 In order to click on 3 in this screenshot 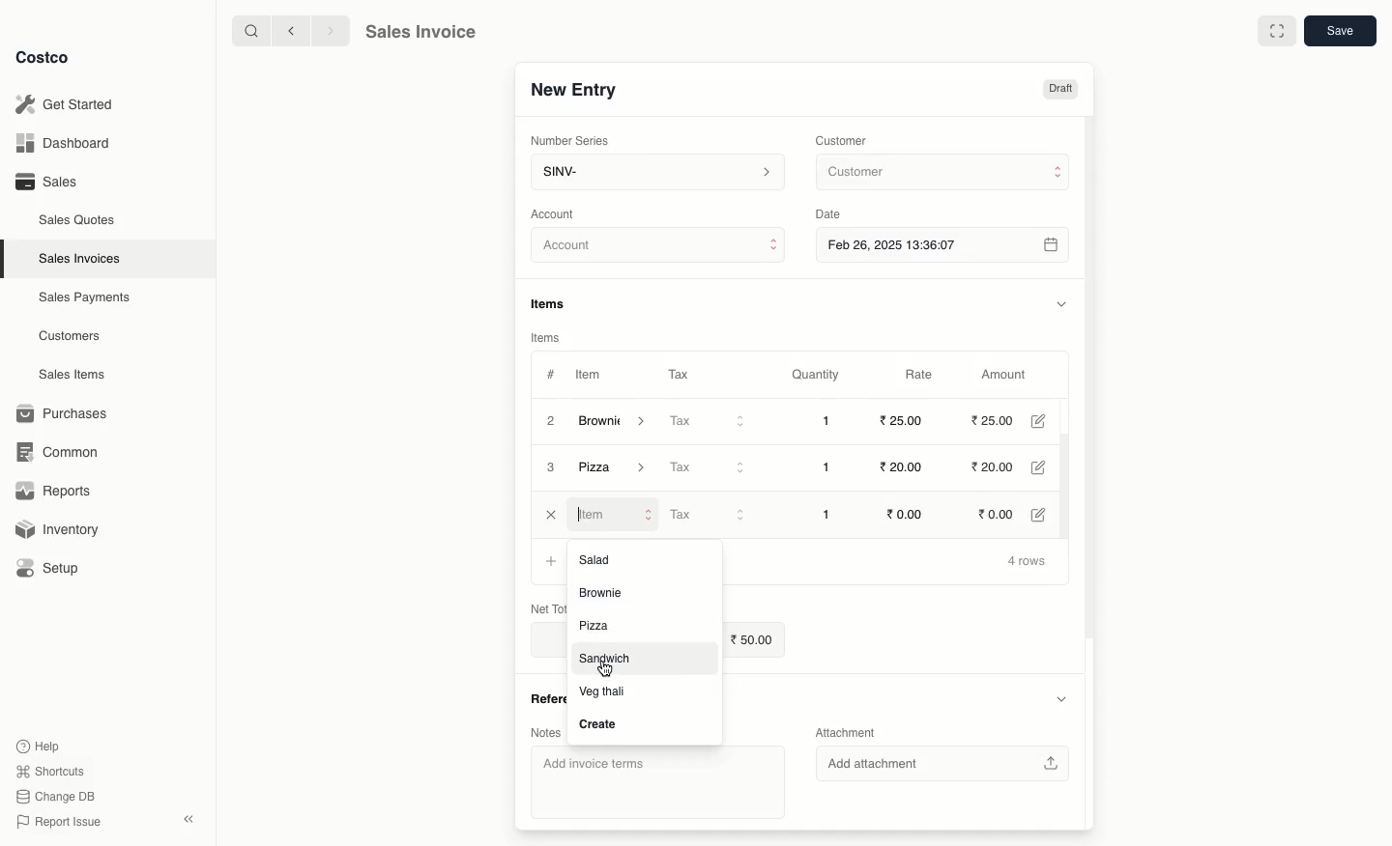, I will do `click(552, 468)`.